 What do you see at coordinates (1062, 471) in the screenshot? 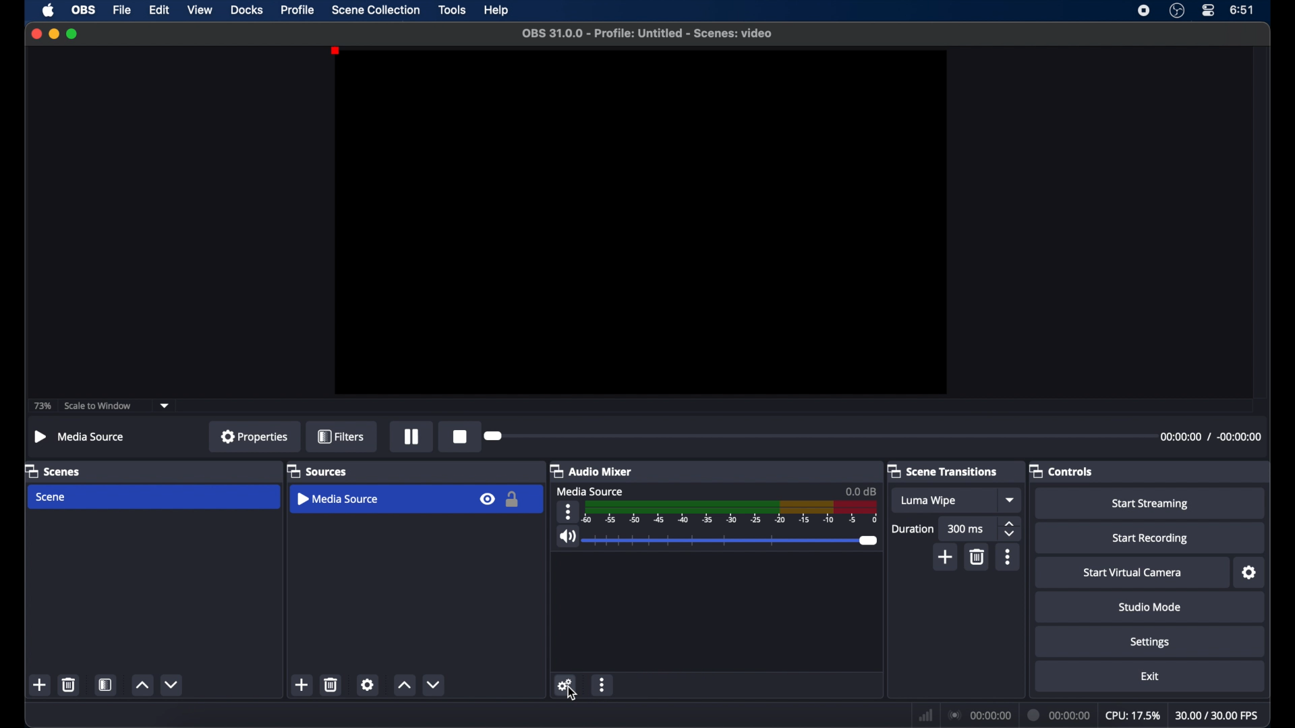
I see `controls` at bounding box center [1062, 471].